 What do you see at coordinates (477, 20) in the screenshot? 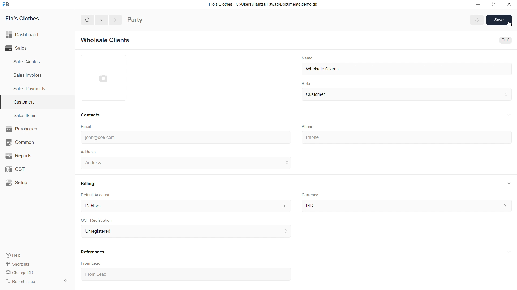
I see `Toggle between form and full width` at bounding box center [477, 20].